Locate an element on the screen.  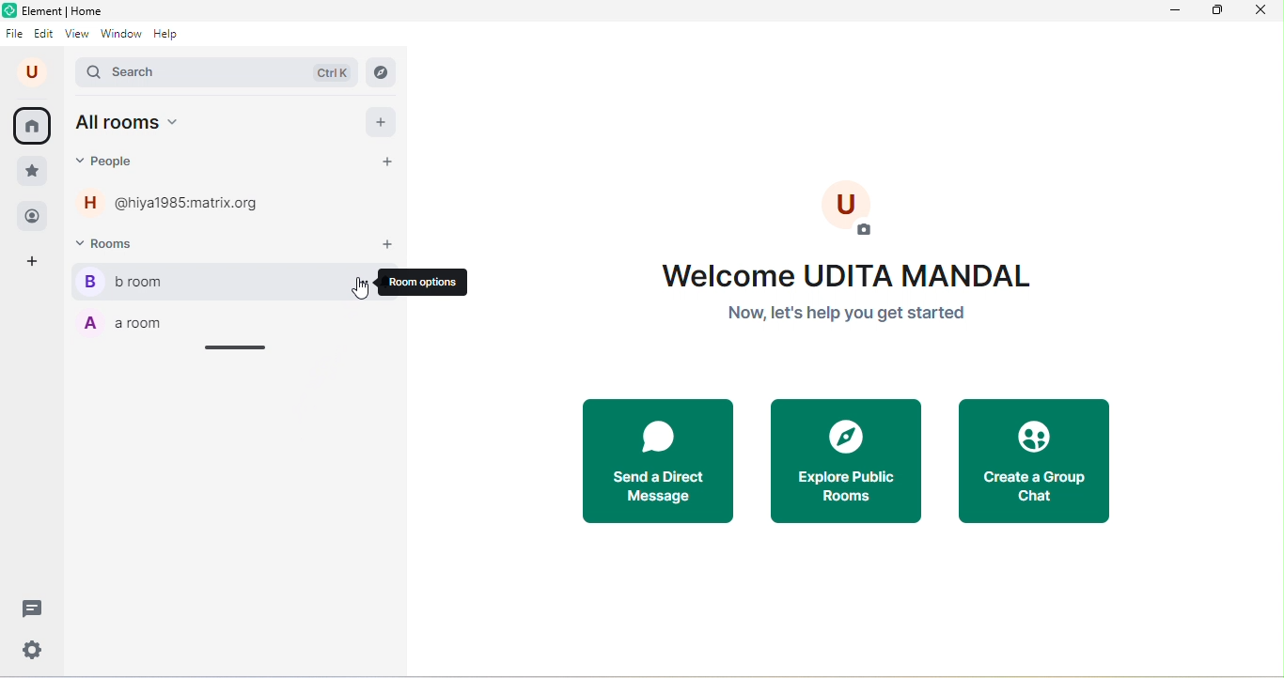
threads is located at coordinates (36, 609).